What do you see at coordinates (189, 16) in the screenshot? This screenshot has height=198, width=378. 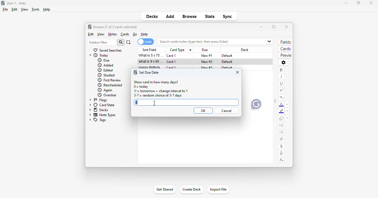 I see `browse` at bounding box center [189, 16].